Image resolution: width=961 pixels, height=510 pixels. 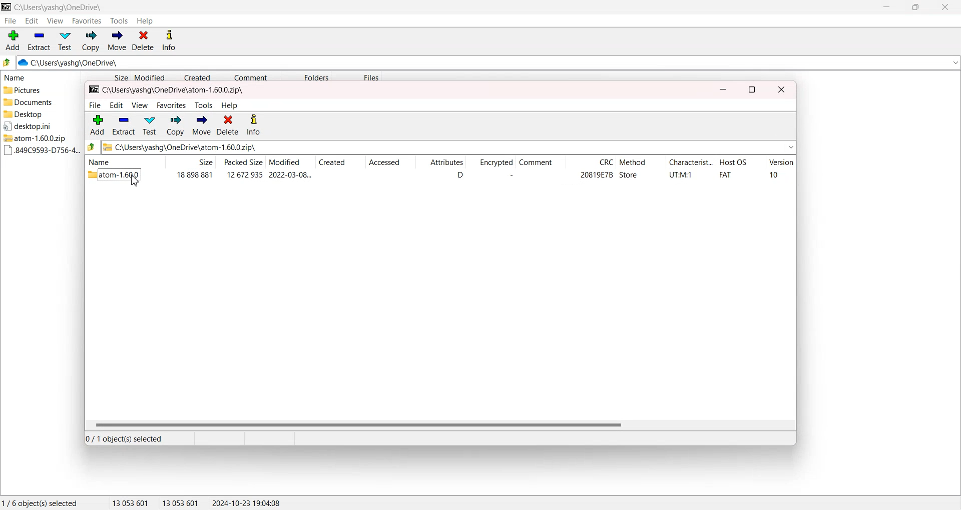 What do you see at coordinates (32, 20) in the screenshot?
I see `Edit` at bounding box center [32, 20].